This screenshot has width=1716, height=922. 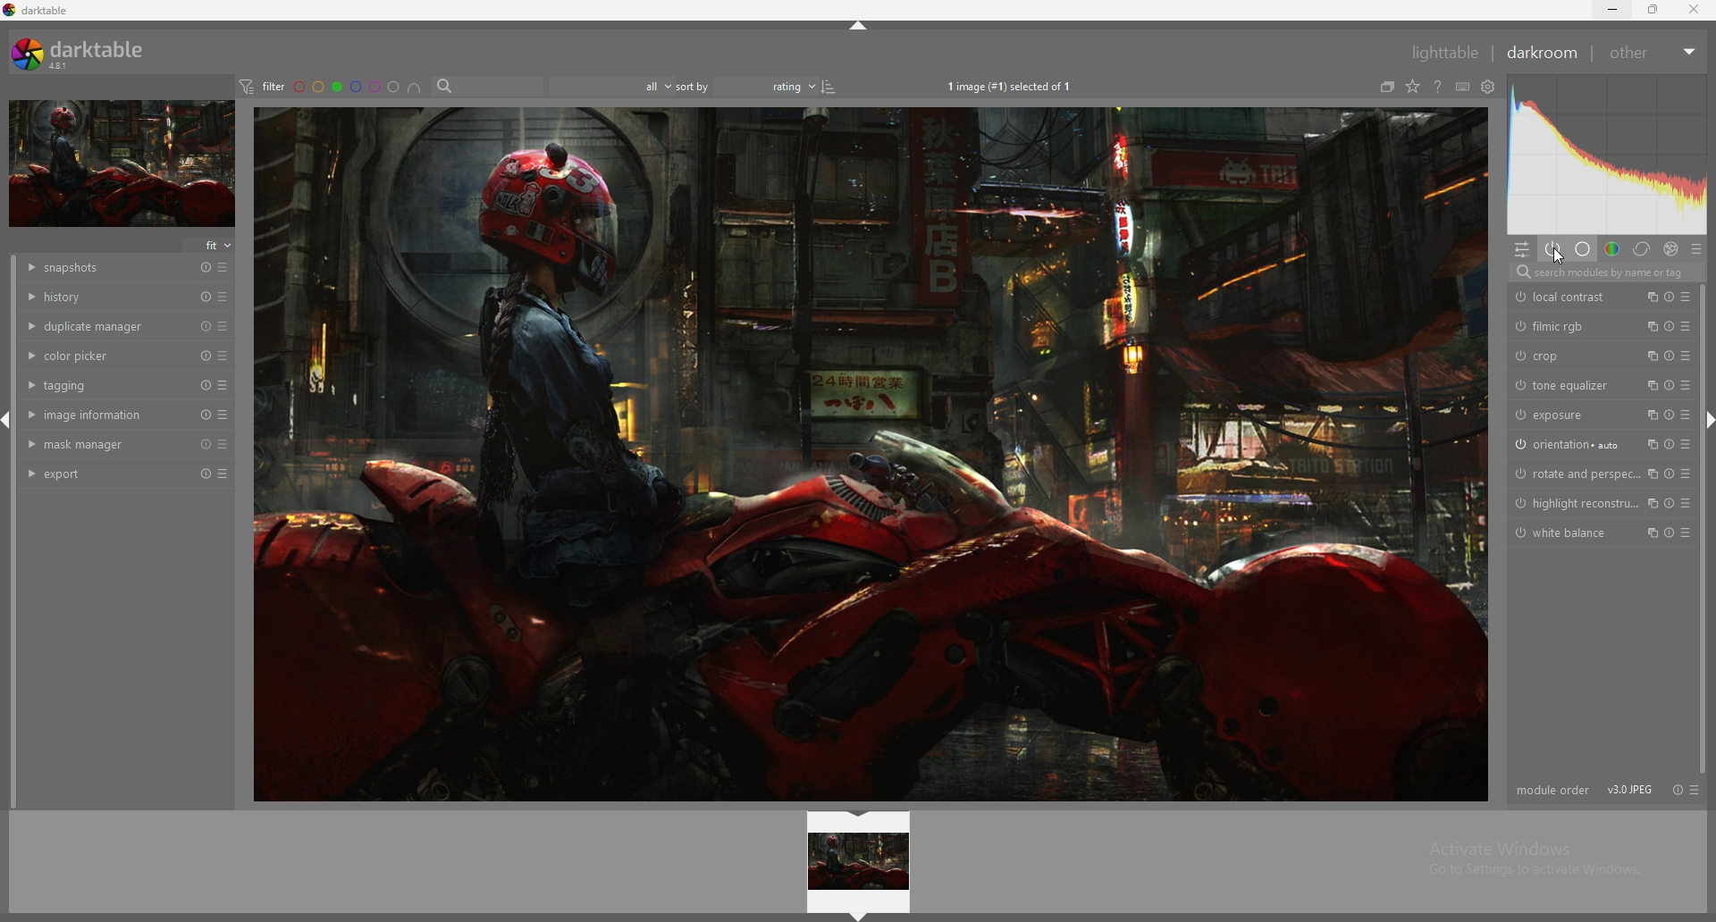 I want to click on presets, so click(x=225, y=356).